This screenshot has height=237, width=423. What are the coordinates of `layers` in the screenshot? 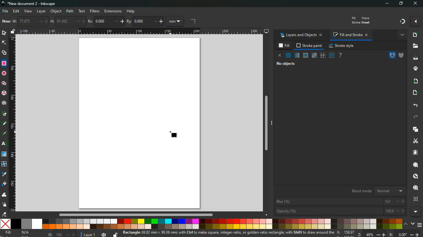 It's located at (416, 130).